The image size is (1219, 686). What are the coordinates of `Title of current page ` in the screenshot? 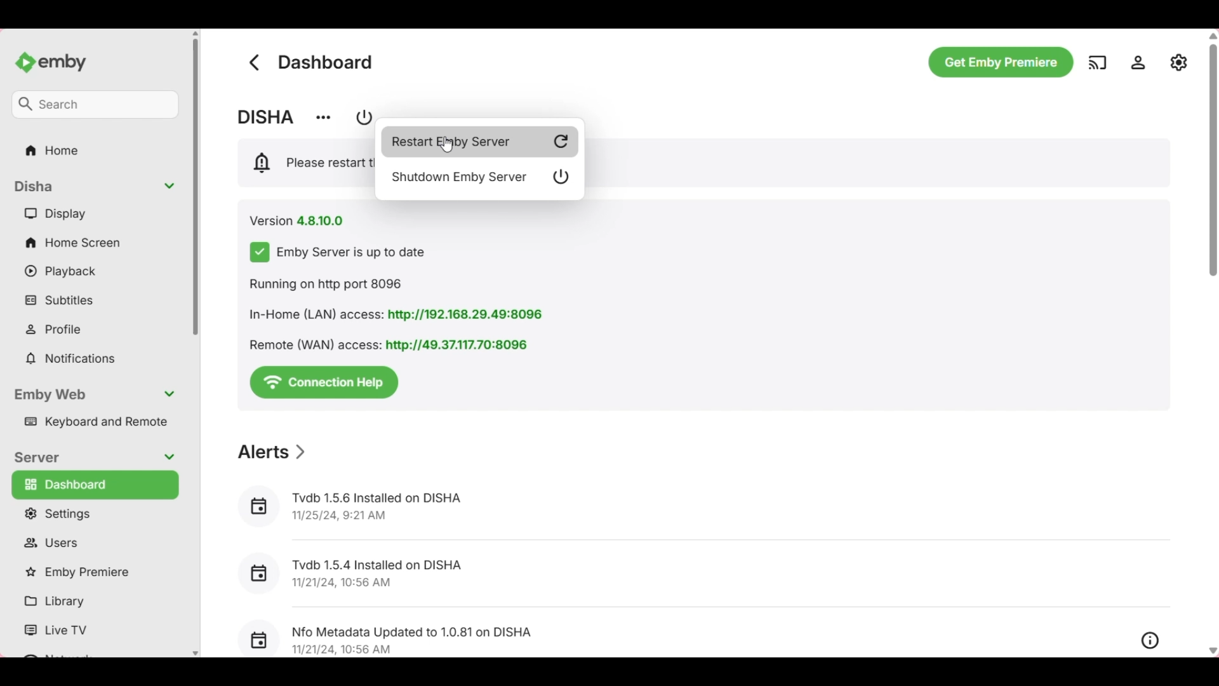 It's located at (326, 62).